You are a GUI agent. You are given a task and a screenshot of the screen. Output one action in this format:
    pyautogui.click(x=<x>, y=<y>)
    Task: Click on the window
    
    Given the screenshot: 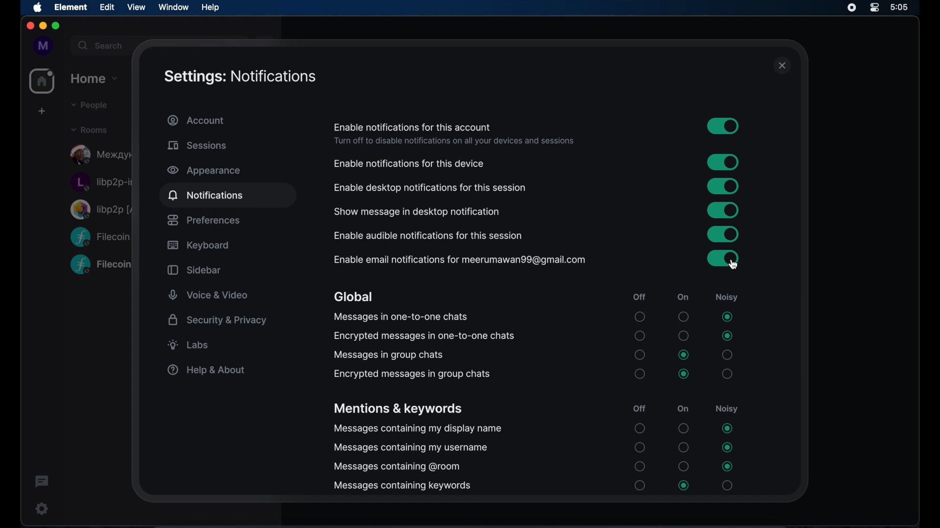 What is the action you would take?
    pyautogui.click(x=173, y=7)
    